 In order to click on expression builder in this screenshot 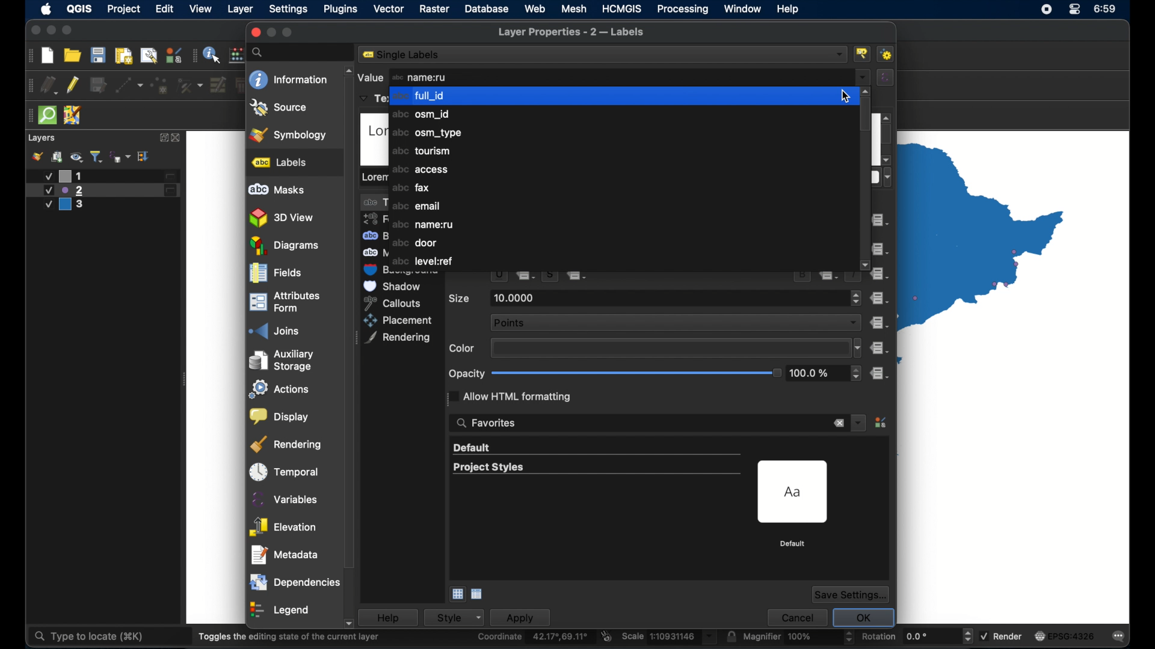, I will do `click(886, 77)`.